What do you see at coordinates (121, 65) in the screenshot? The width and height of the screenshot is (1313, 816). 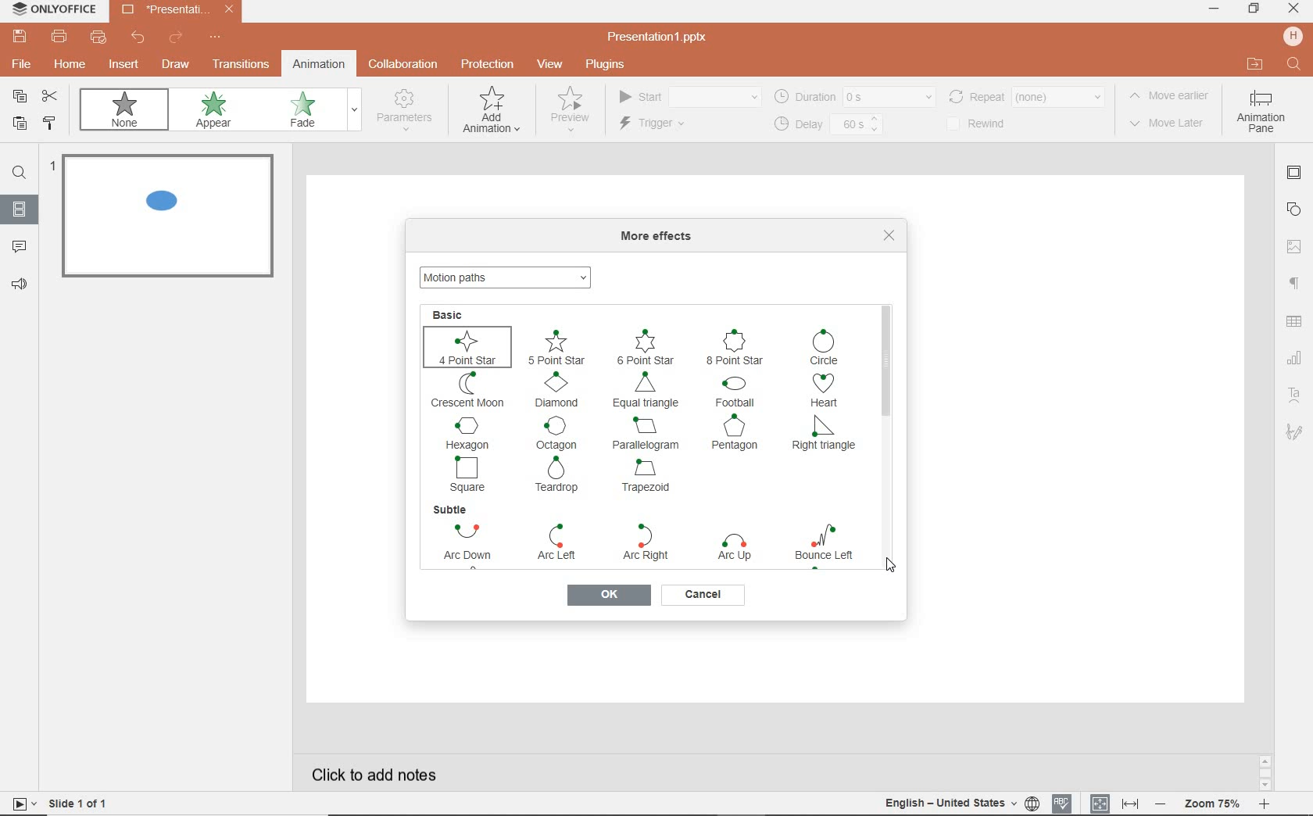 I see `insert` at bounding box center [121, 65].